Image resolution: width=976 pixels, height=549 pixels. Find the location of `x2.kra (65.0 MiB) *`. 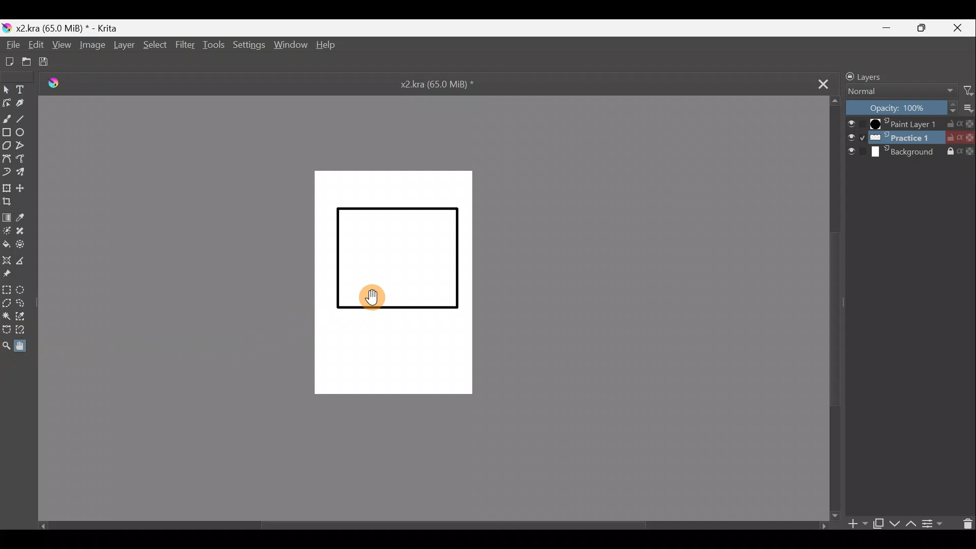

x2.kra (65.0 MiB) * is located at coordinates (445, 83).